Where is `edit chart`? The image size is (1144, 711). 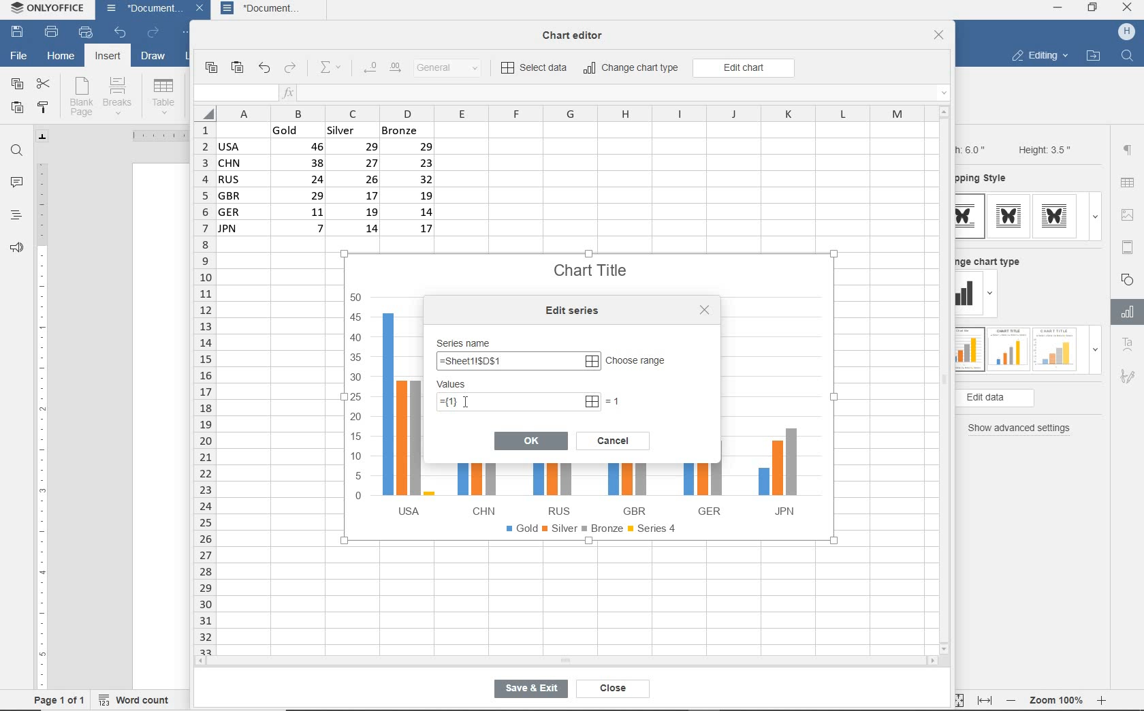 edit chart is located at coordinates (744, 68).